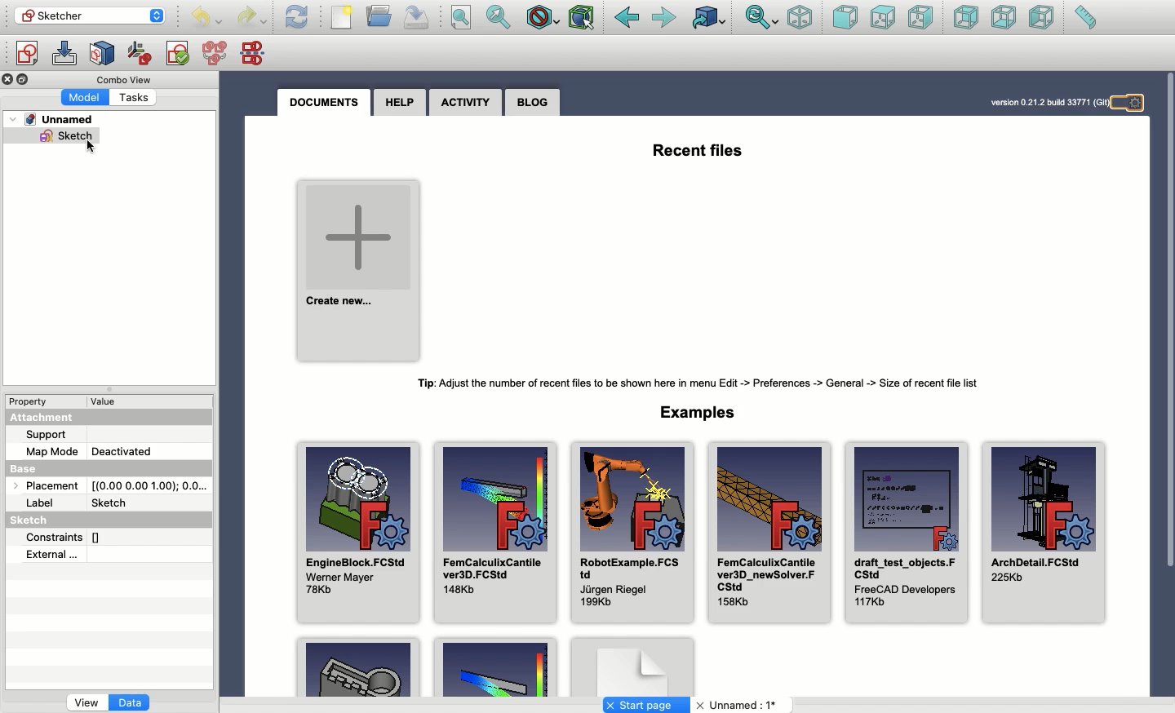 Image resolution: width=1175 pixels, height=713 pixels. Describe the element at coordinates (534, 102) in the screenshot. I see `Blog` at that location.